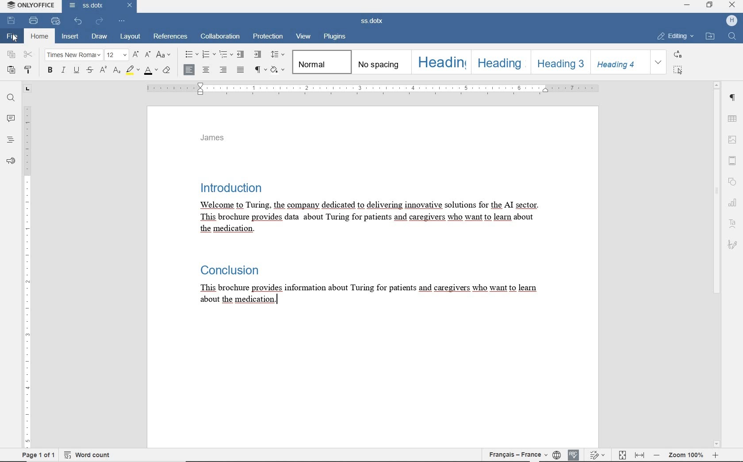 The image size is (743, 462). Describe the element at coordinates (63, 71) in the screenshot. I see `ITALIC` at that location.